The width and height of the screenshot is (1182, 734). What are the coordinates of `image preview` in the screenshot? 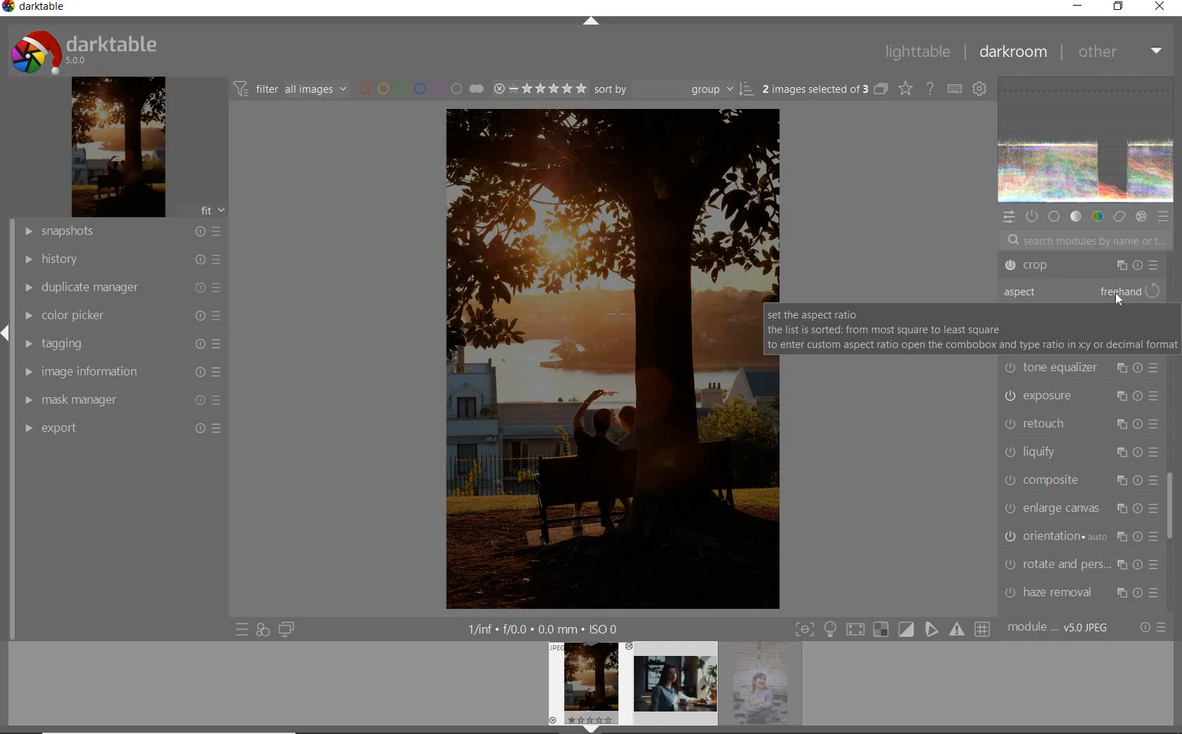 It's located at (766, 688).